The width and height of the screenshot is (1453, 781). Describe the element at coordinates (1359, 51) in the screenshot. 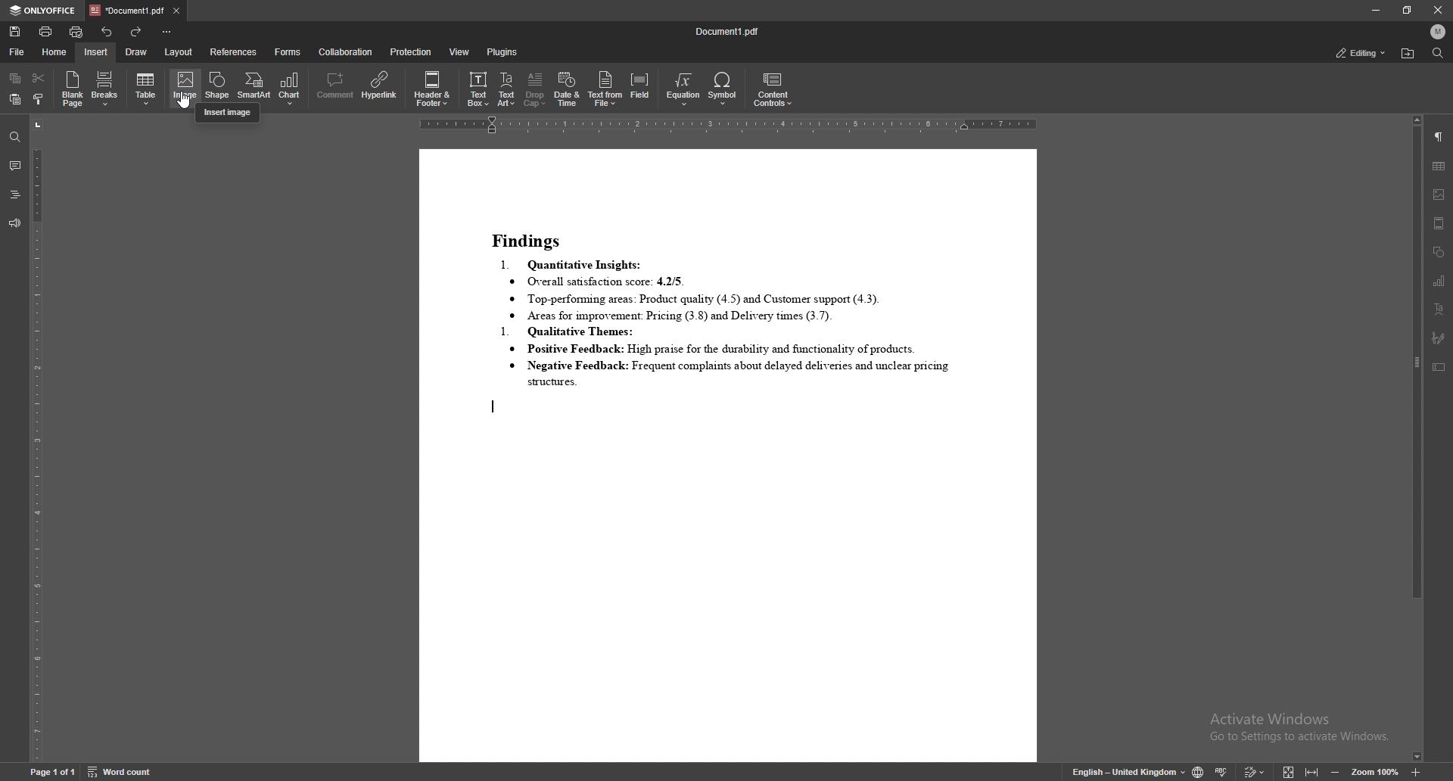

I see `status` at that location.